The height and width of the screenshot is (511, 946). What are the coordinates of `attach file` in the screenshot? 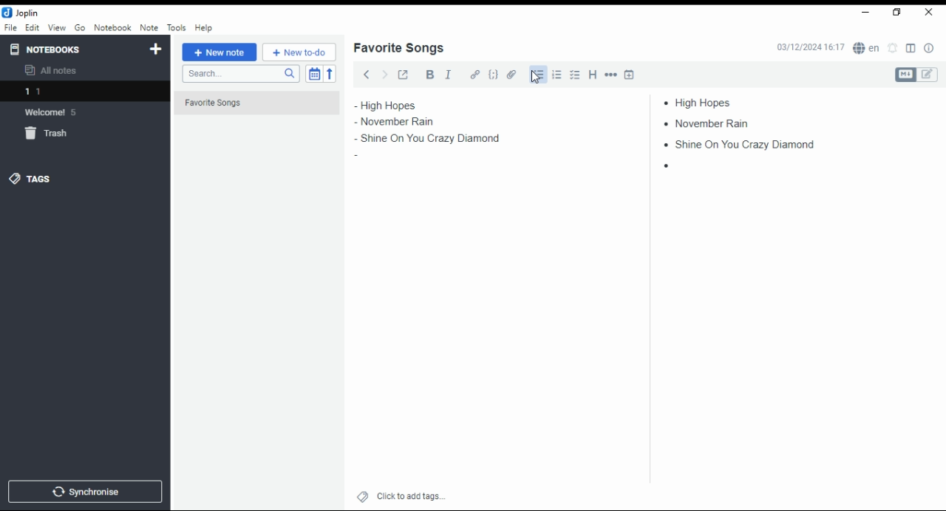 It's located at (512, 74).